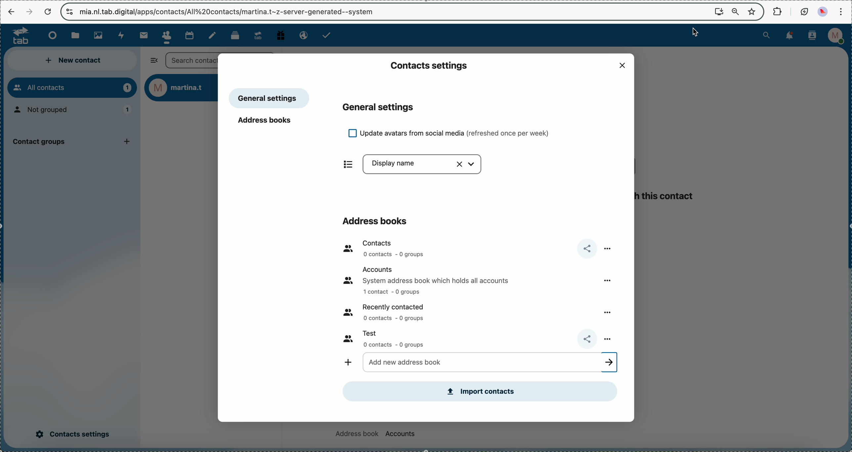  Describe the element at coordinates (622, 67) in the screenshot. I see `close popup` at that location.